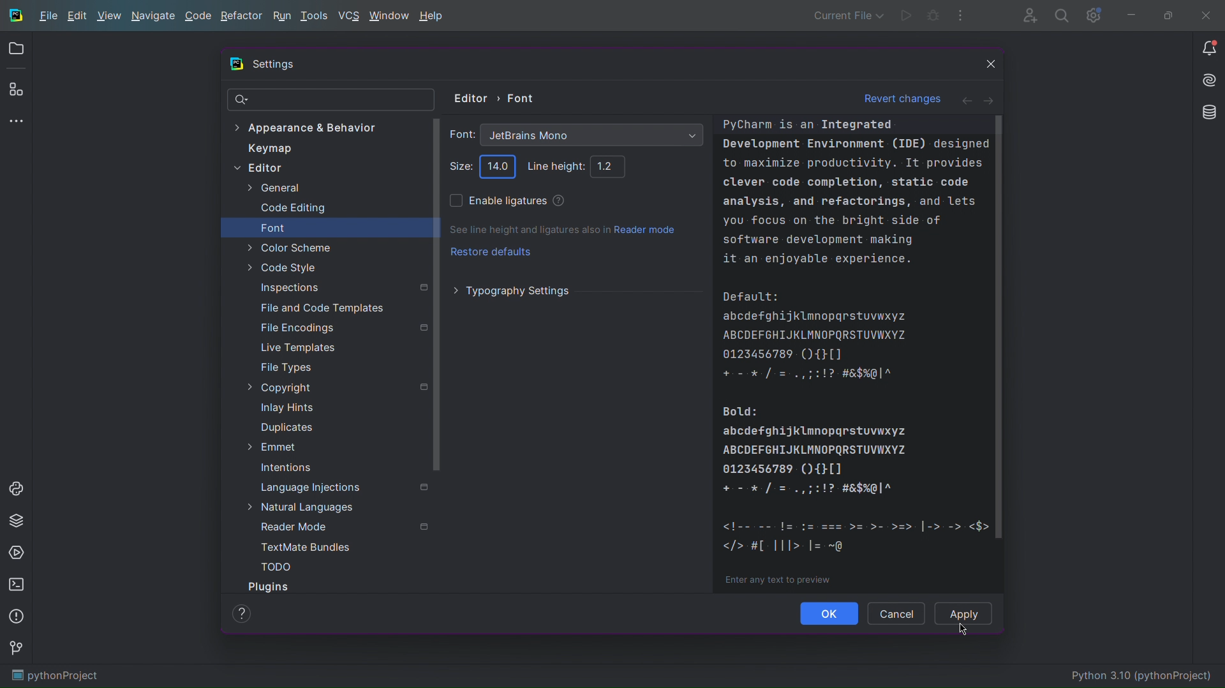 Image resolution: width=1225 pixels, height=688 pixels. What do you see at coordinates (313, 17) in the screenshot?
I see `Tools` at bounding box center [313, 17].